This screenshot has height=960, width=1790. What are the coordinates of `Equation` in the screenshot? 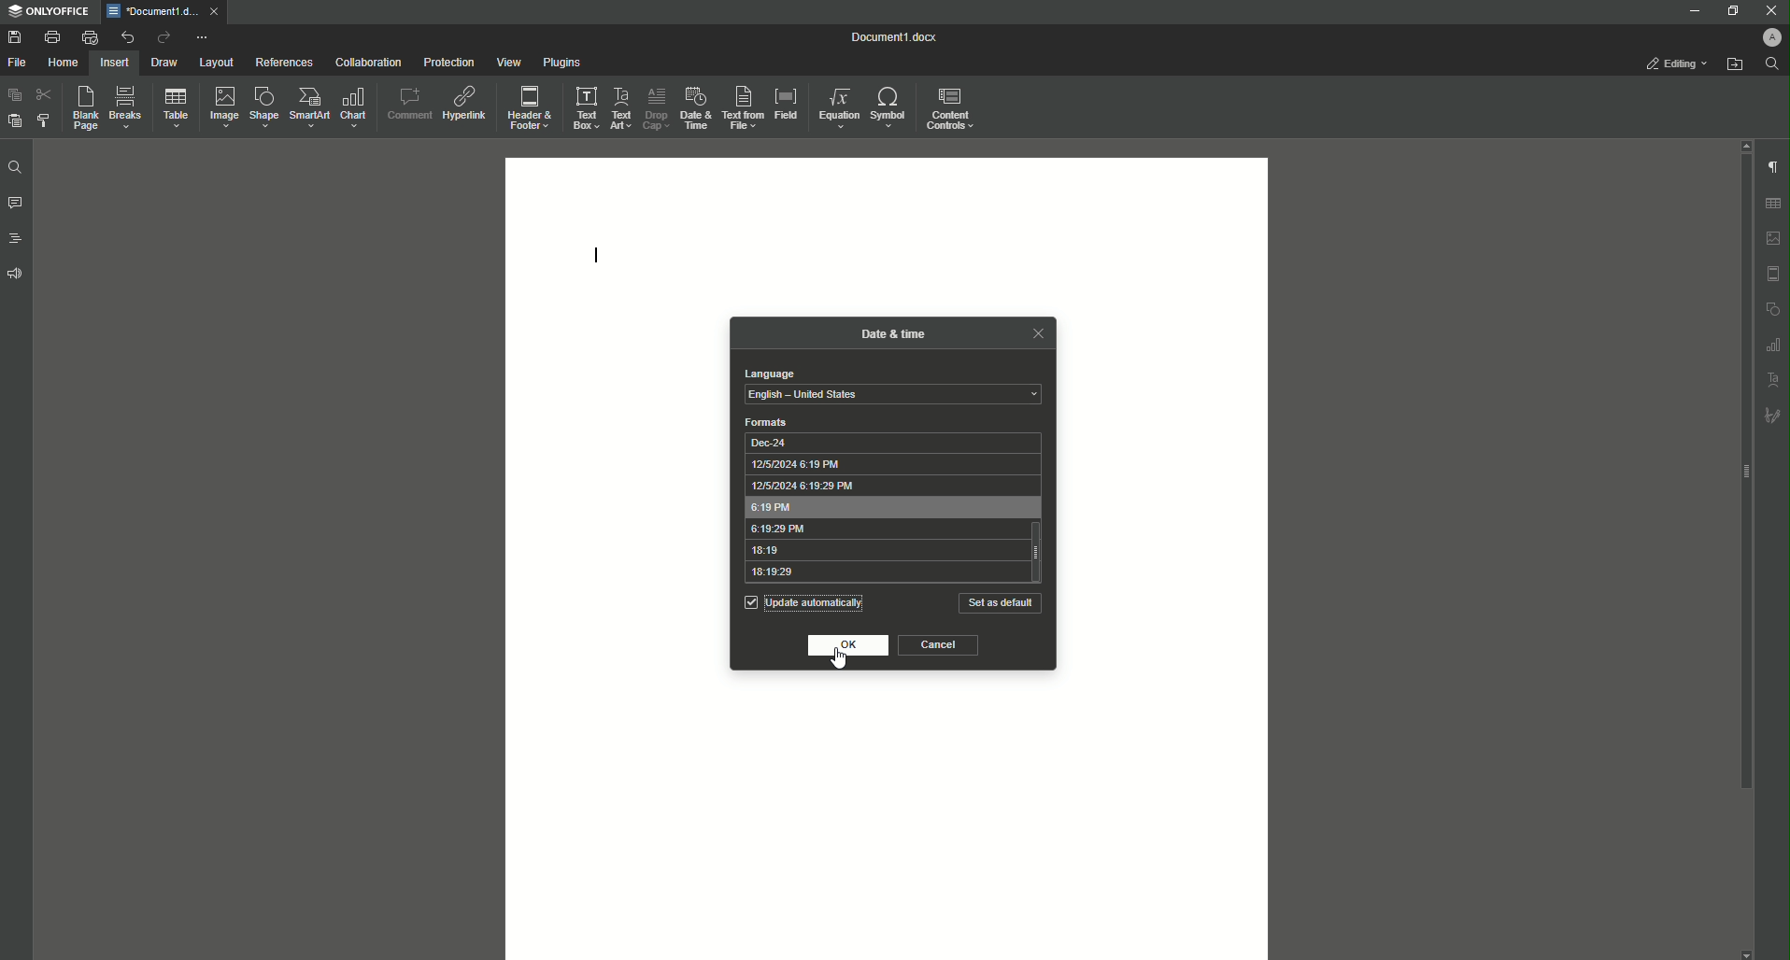 It's located at (840, 107).